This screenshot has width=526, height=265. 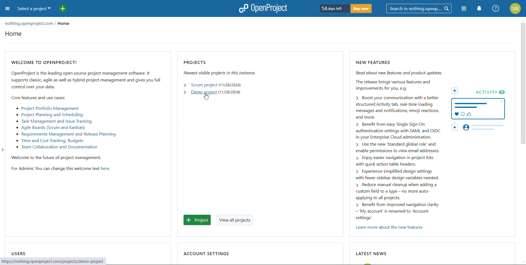 I want to click on welcome text, so click(x=105, y=169).